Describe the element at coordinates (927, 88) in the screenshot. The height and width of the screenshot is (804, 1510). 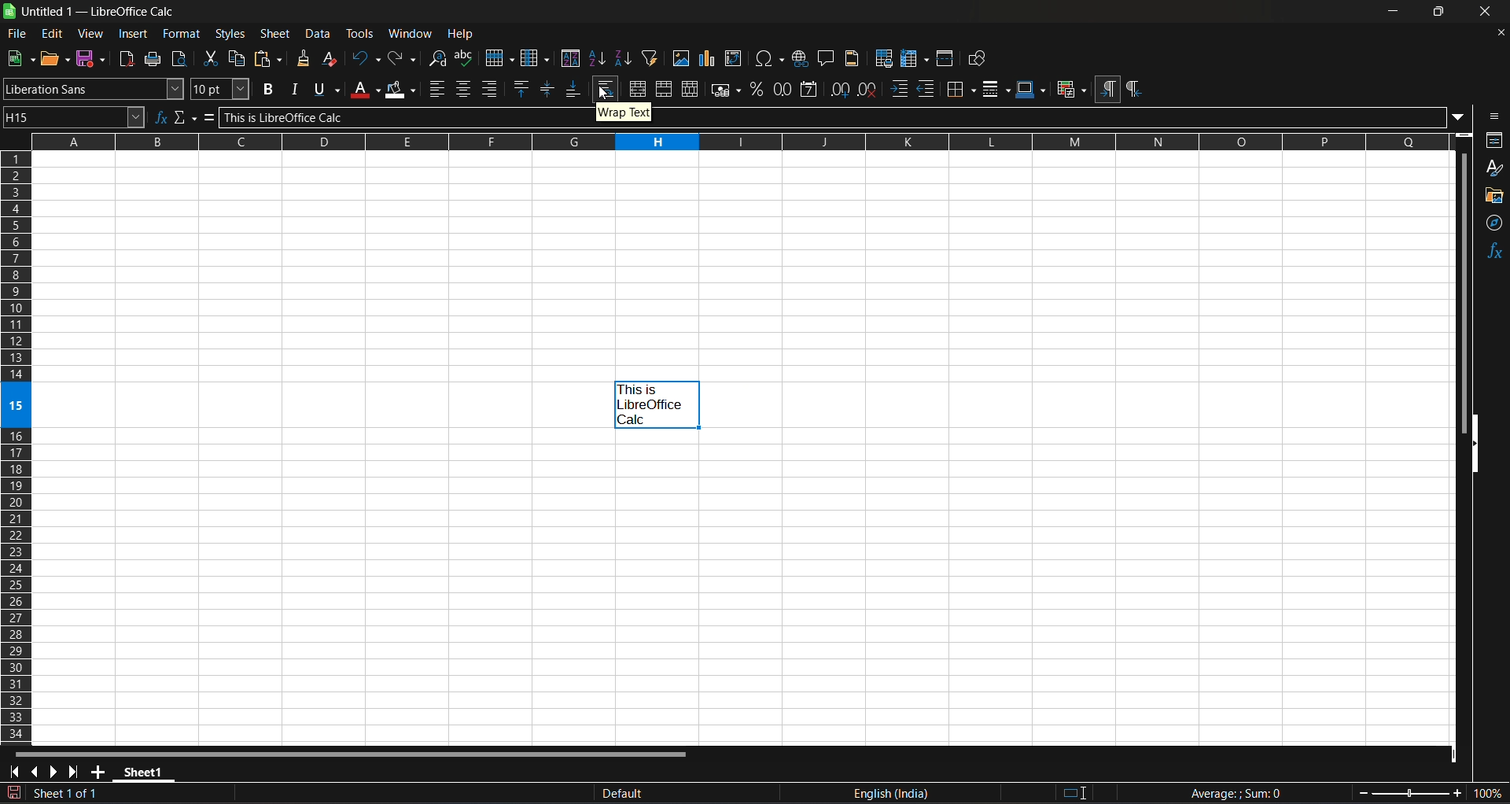
I see `decrease indent` at that location.